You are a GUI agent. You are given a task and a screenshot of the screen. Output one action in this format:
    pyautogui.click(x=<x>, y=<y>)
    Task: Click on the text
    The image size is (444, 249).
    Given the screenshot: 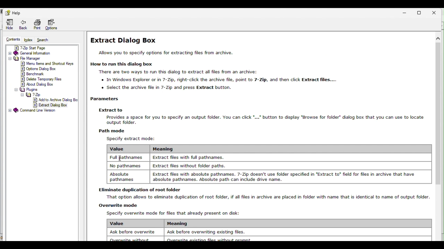 What is the action you would take?
    pyautogui.click(x=215, y=80)
    